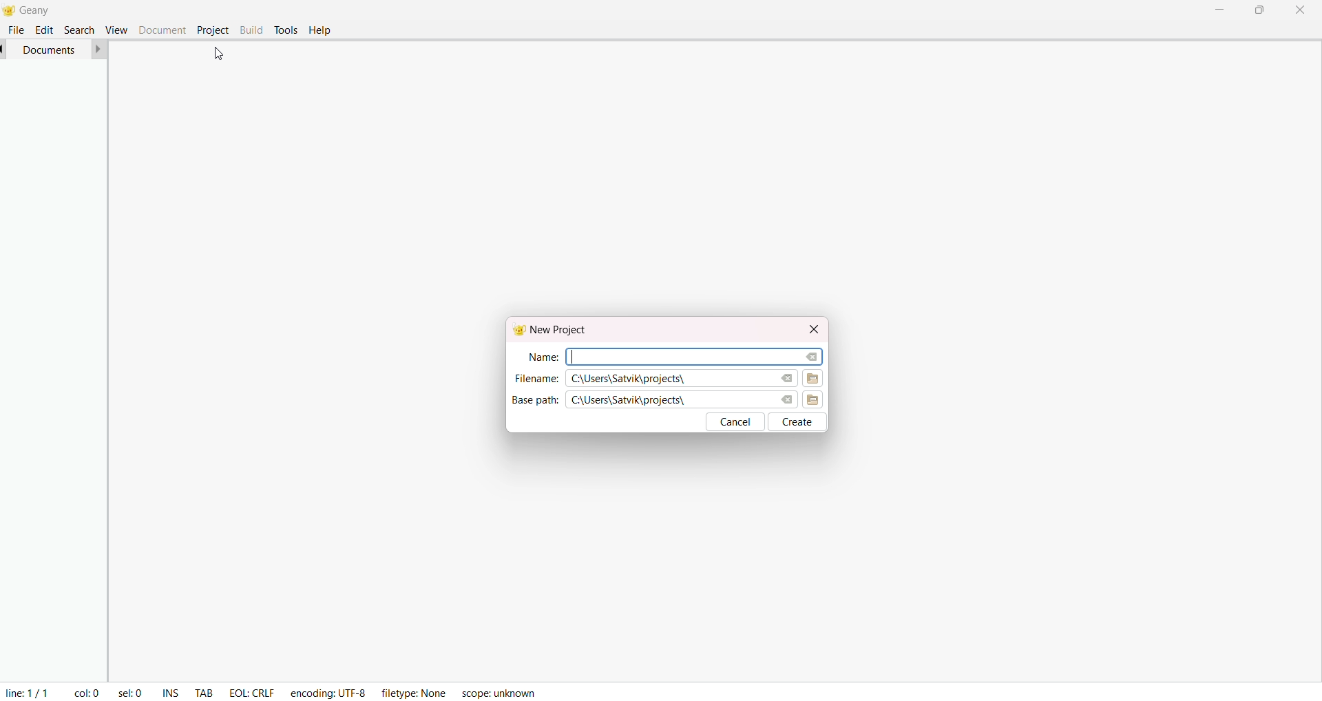 The height and width of the screenshot is (701, 1322). What do you see at coordinates (1259, 10) in the screenshot?
I see `maximize` at bounding box center [1259, 10].